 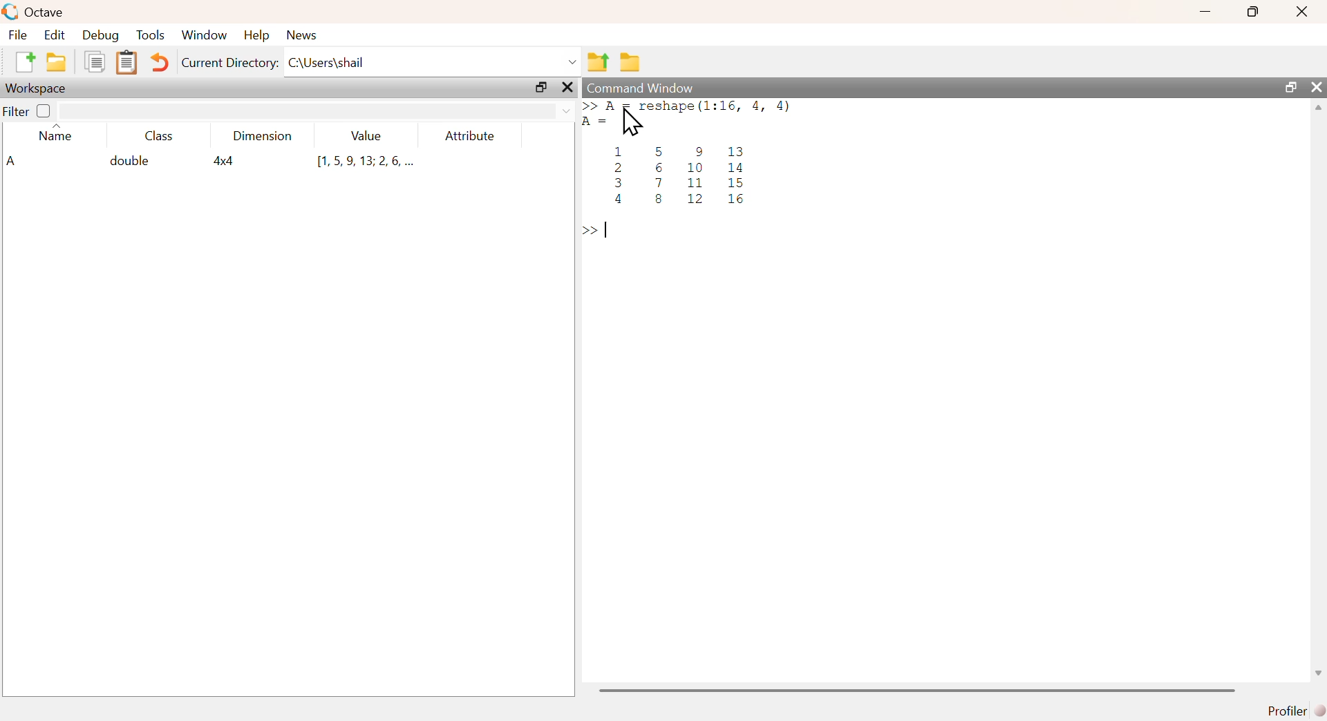 What do you see at coordinates (631, 64) in the screenshot?
I see `browse directories` at bounding box center [631, 64].